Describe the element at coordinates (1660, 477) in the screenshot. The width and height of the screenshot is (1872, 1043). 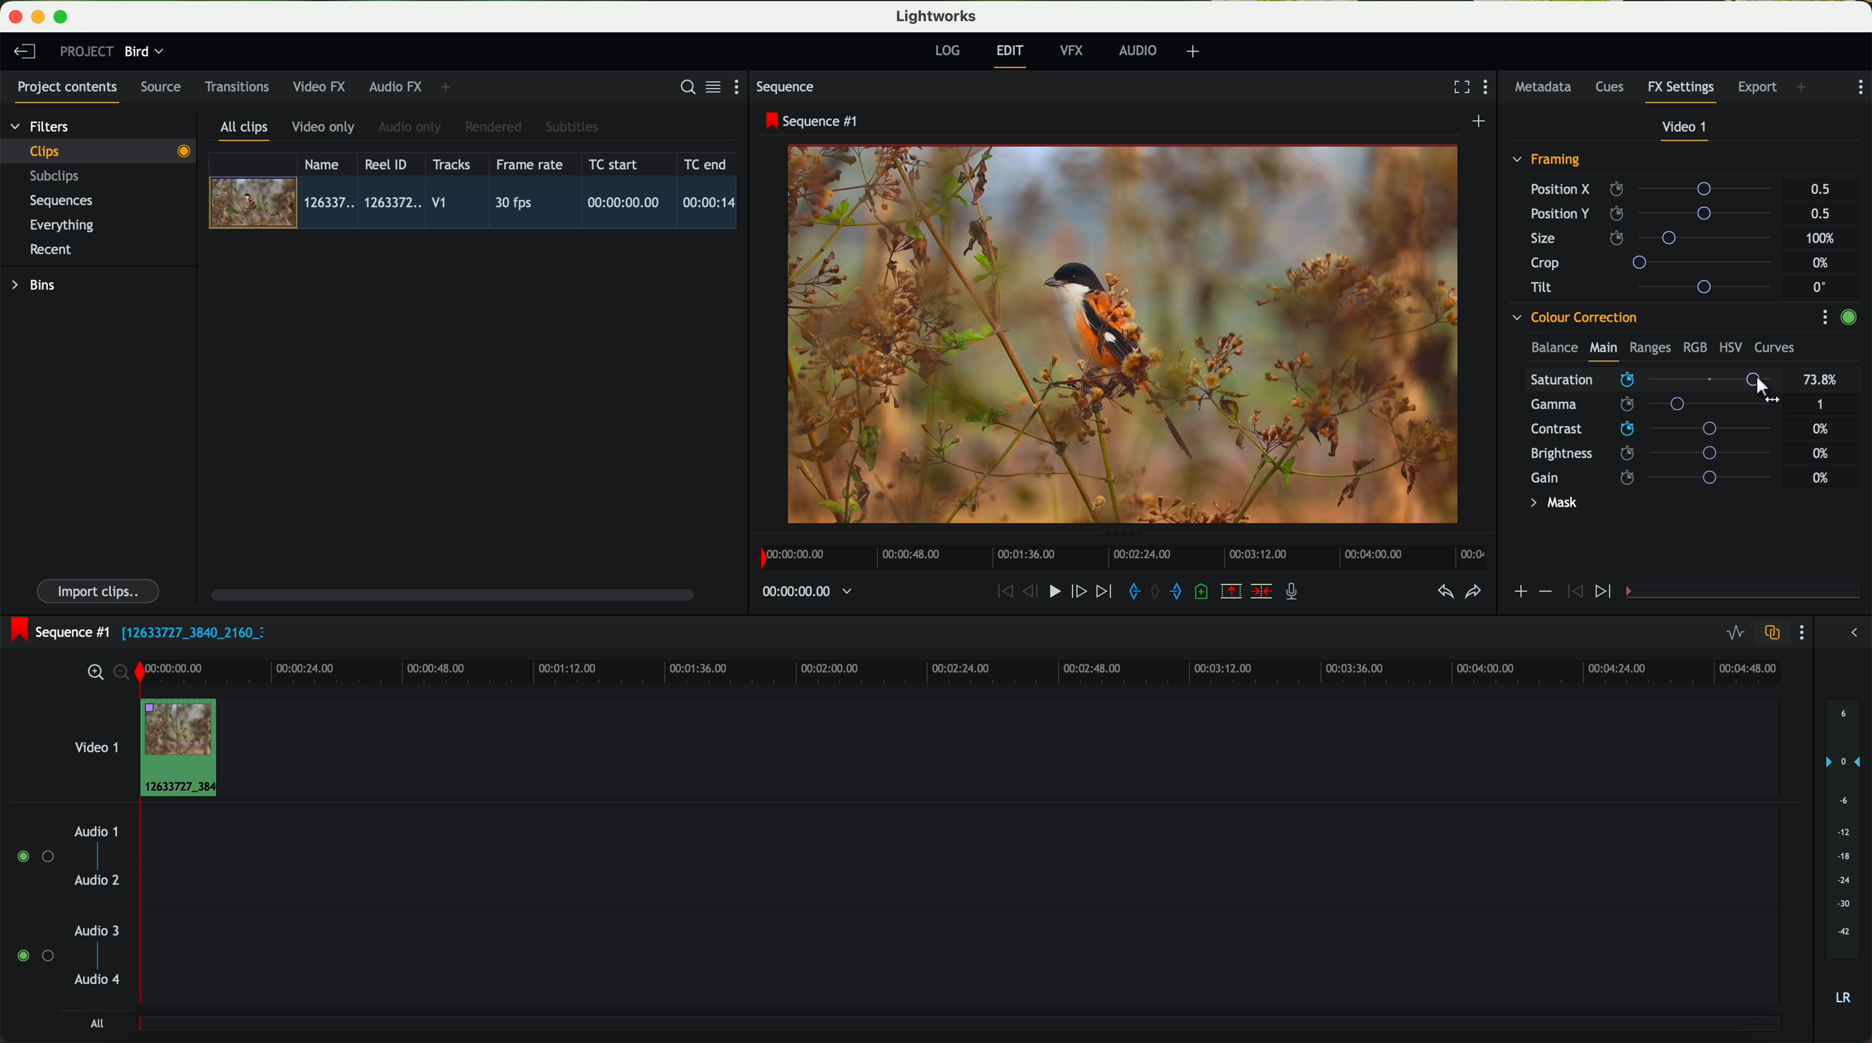
I see `gain` at that location.